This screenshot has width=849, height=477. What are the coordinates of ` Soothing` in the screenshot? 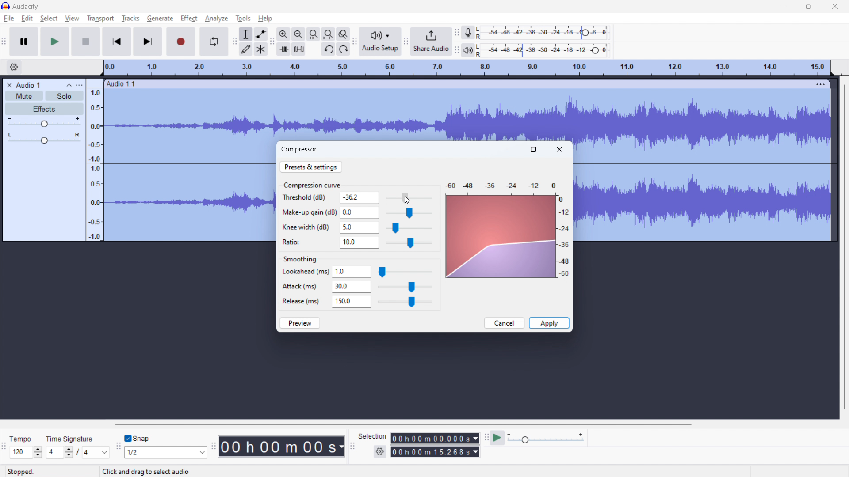 It's located at (304, 257).